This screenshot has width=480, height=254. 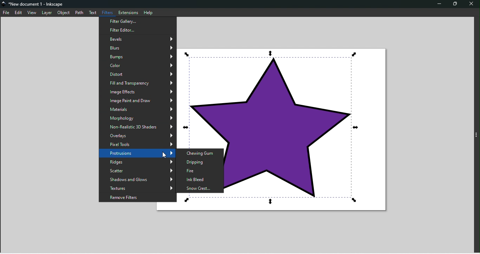 What do you see at coordinates (137, 100) in the screenshot?
I see `Image paint and draw` at bounding box center [137, 100].